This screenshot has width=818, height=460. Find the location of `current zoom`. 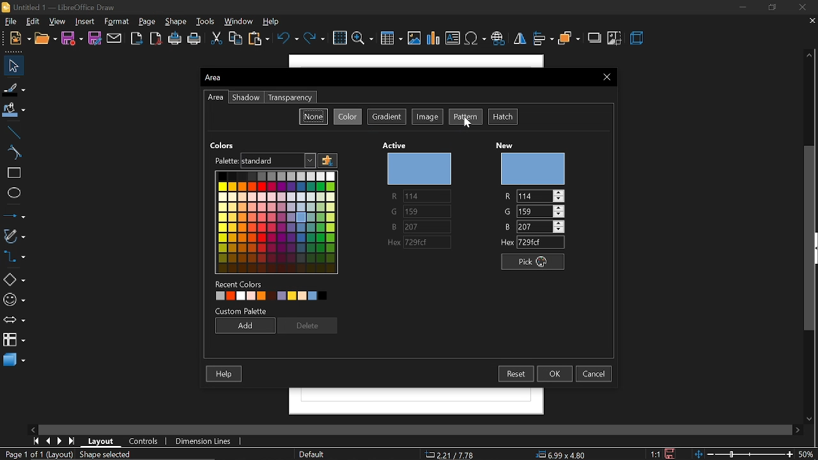

current zoom is located at coordinates (809, 454).